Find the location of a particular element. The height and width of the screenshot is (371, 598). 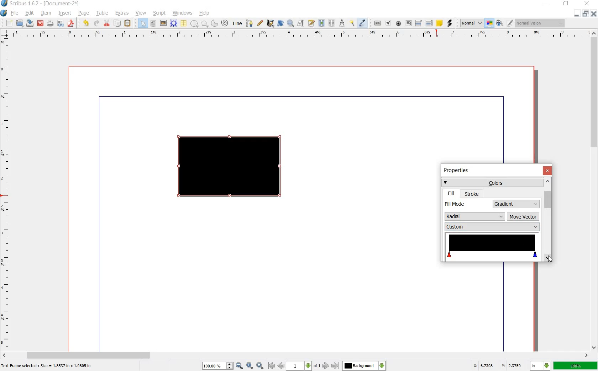

undo is located at coordinates (87, 23).